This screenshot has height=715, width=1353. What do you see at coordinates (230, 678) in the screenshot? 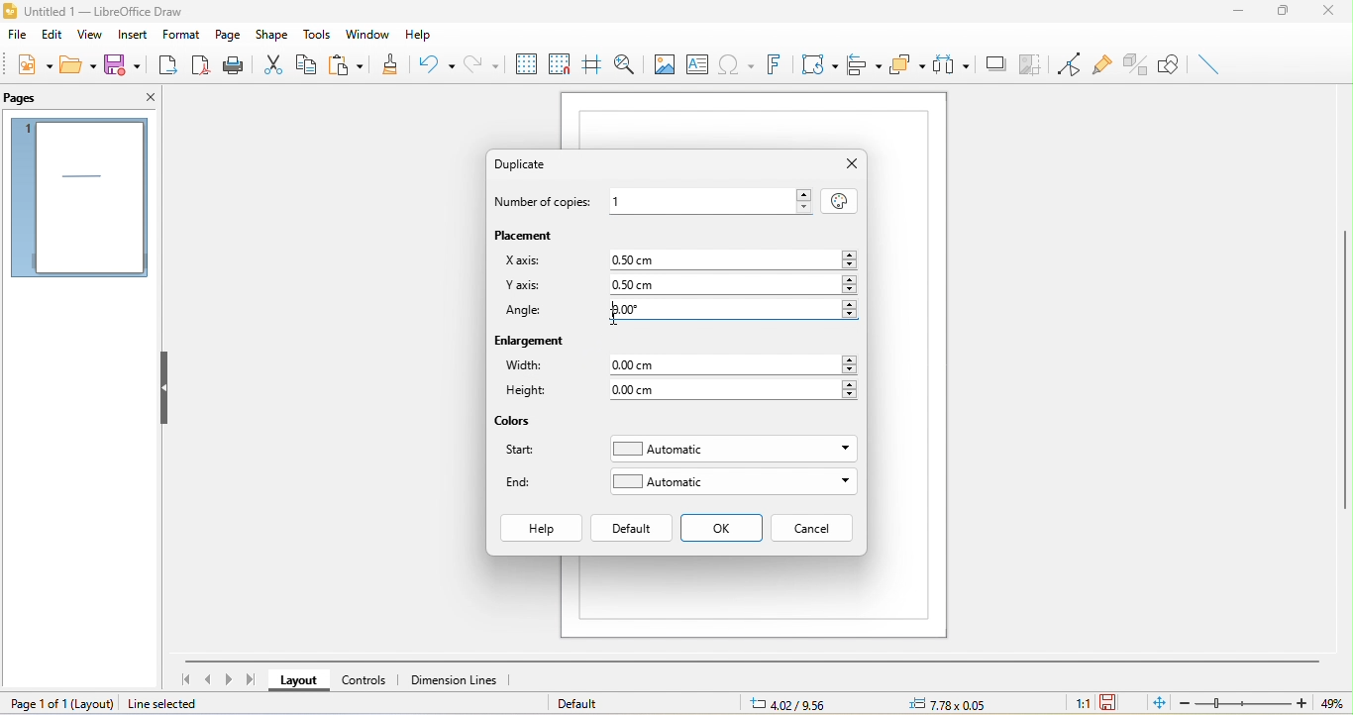
I see `next page` at bounding box center [230, 678].